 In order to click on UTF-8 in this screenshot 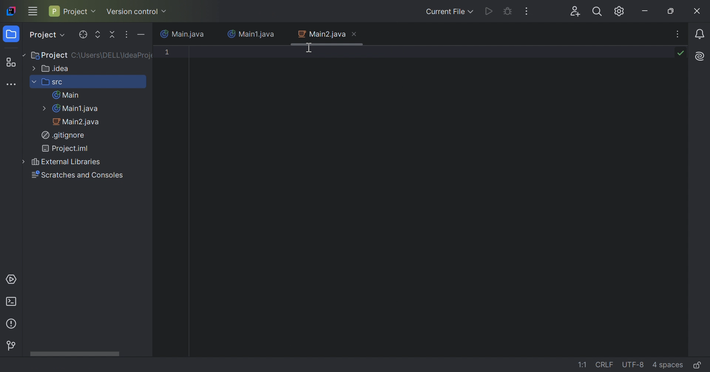, I will do `click(633, 365)`.